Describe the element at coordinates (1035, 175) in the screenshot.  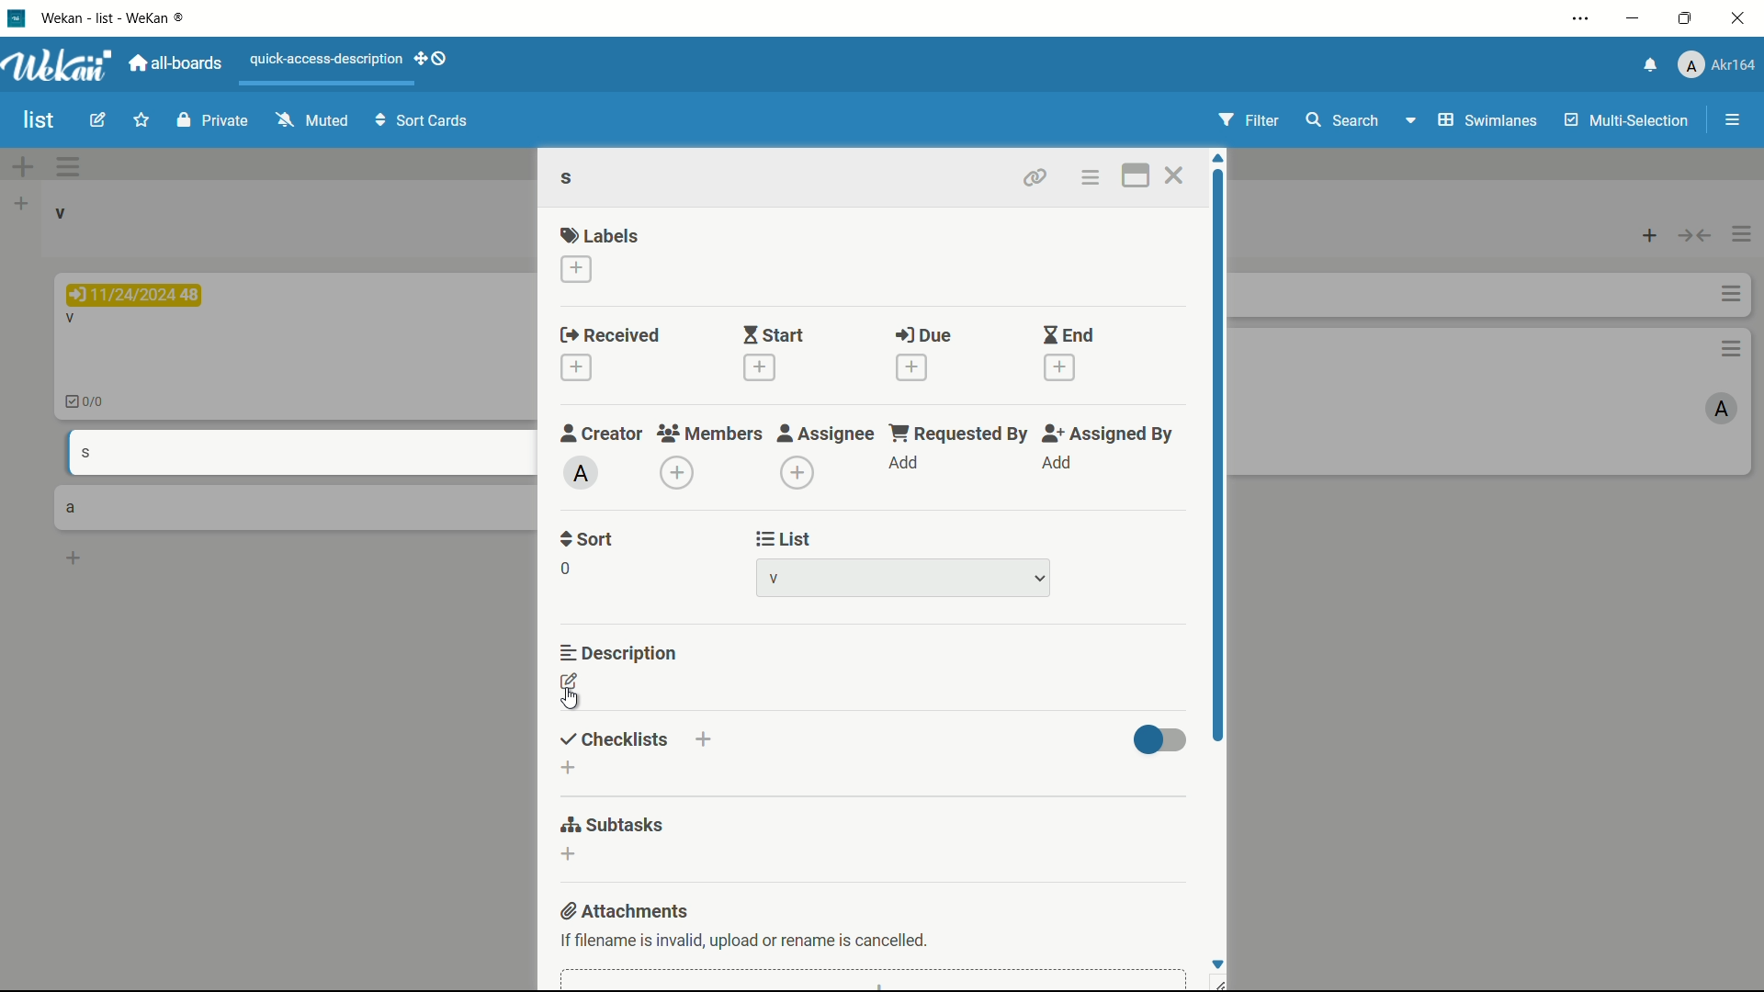
I see `copy card link to clipboard` at that location.